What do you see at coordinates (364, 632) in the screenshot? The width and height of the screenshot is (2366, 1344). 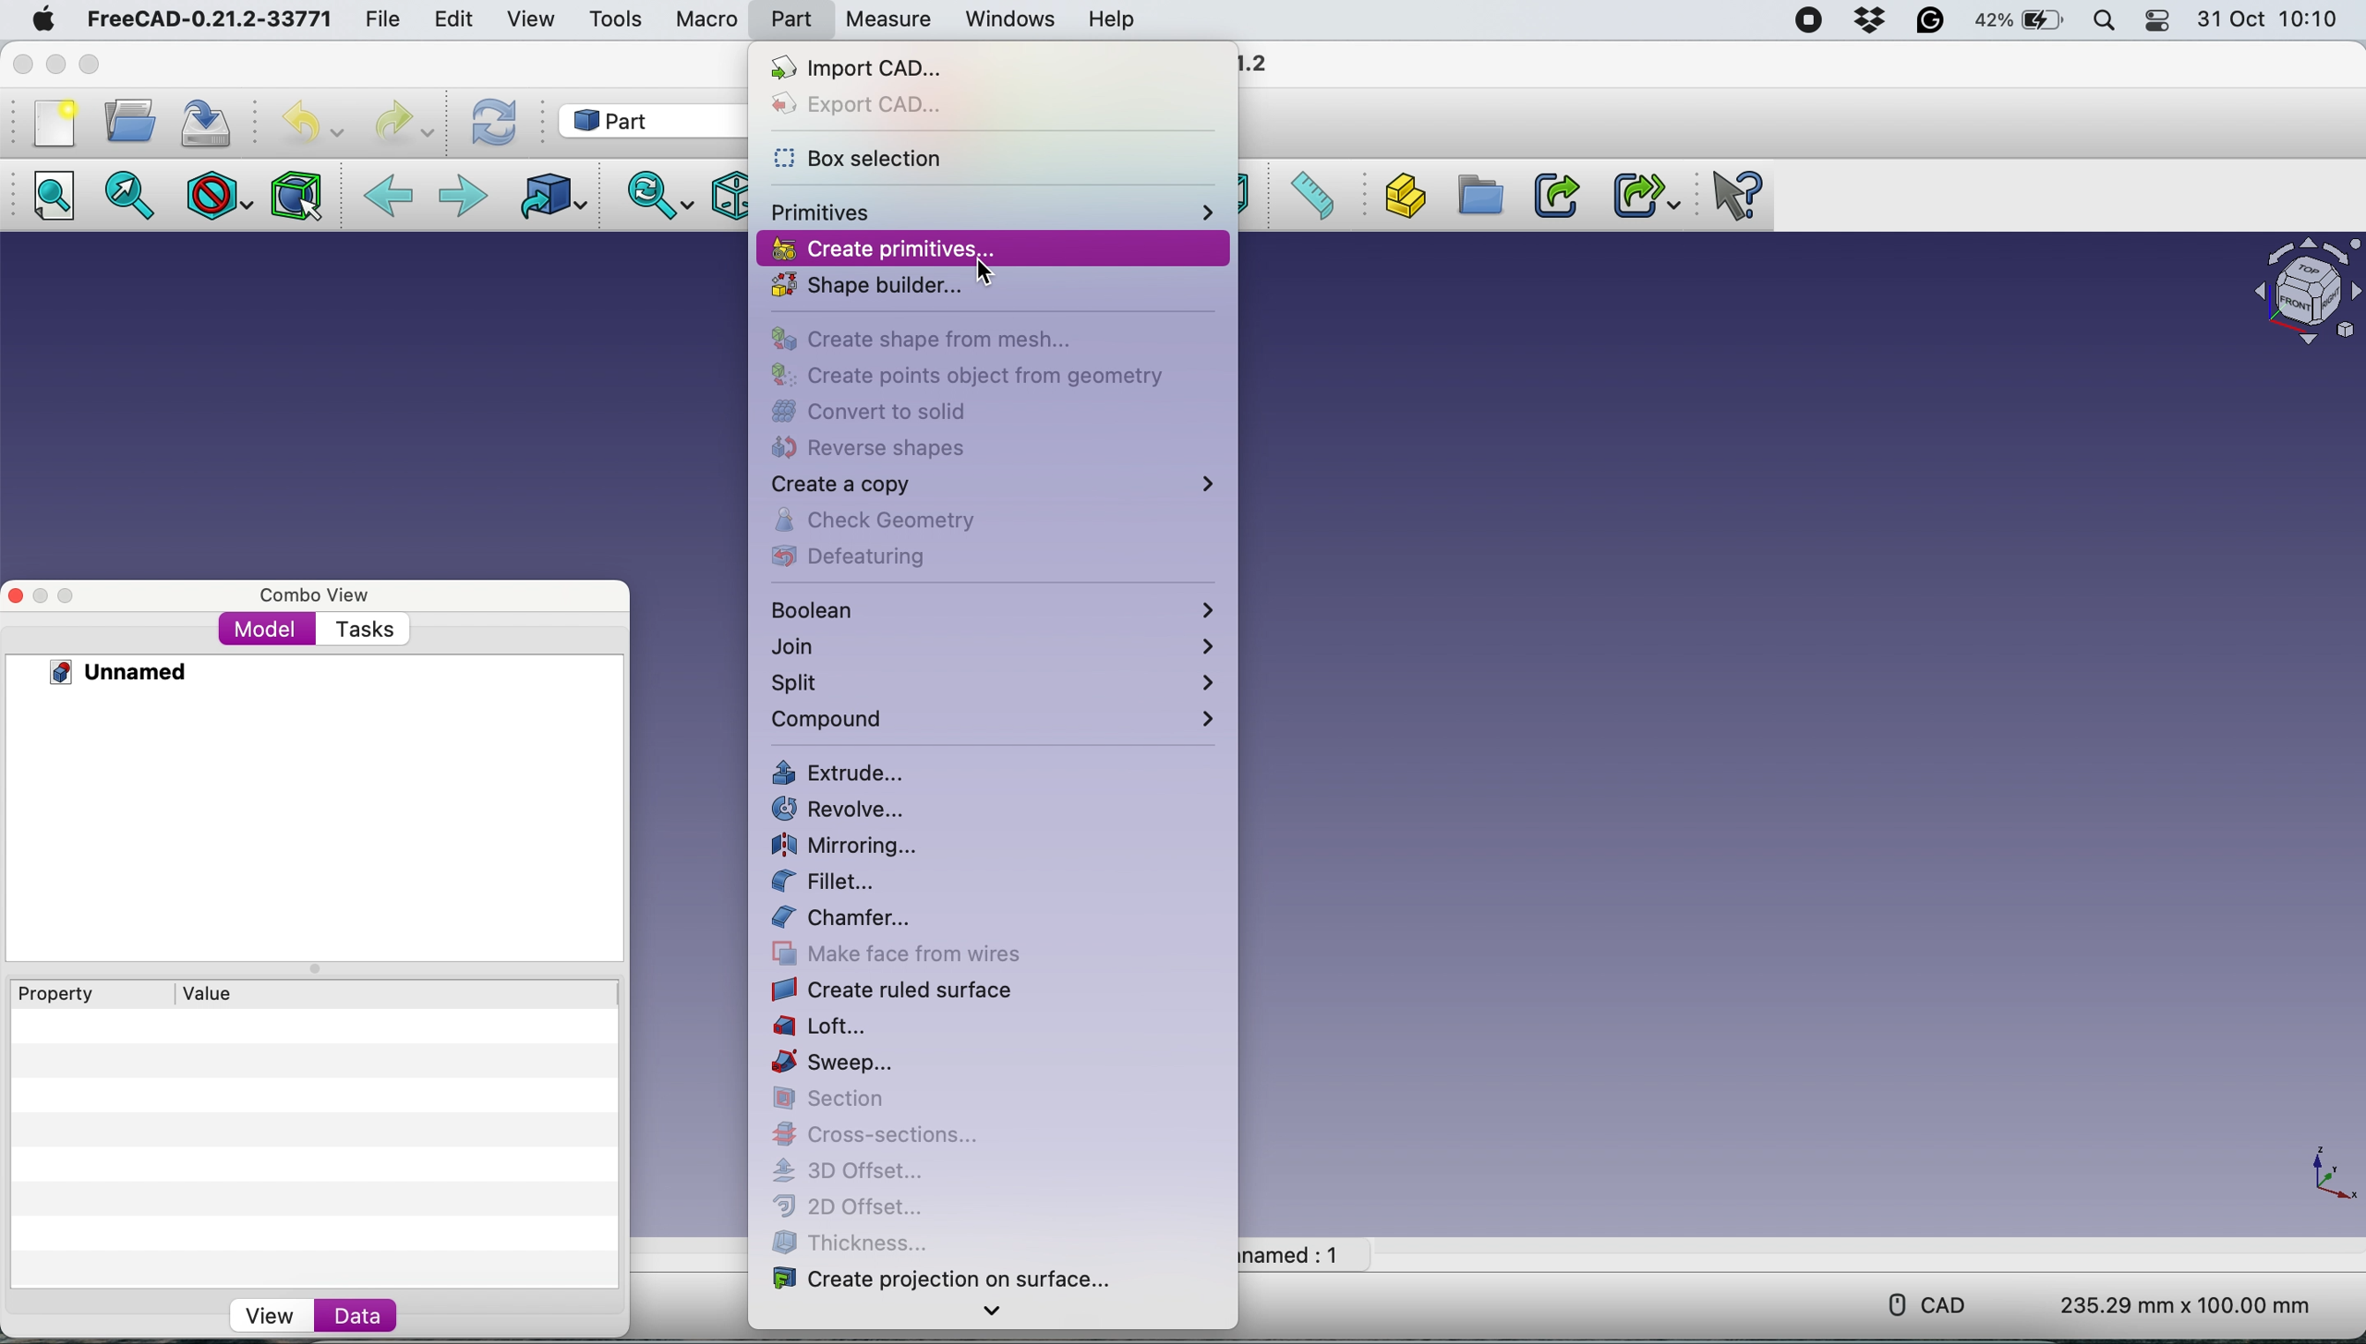 I see `Tasks` at bounding box center [364, 632].